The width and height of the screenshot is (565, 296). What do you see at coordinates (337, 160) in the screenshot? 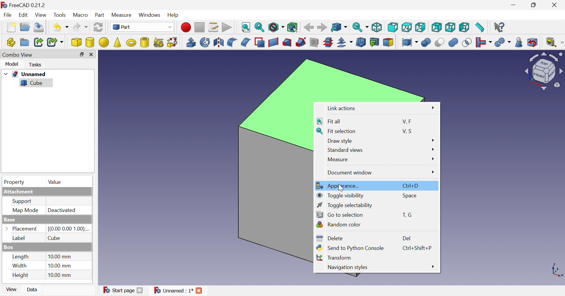
I see `Measure` at bounding box center [337, 160].